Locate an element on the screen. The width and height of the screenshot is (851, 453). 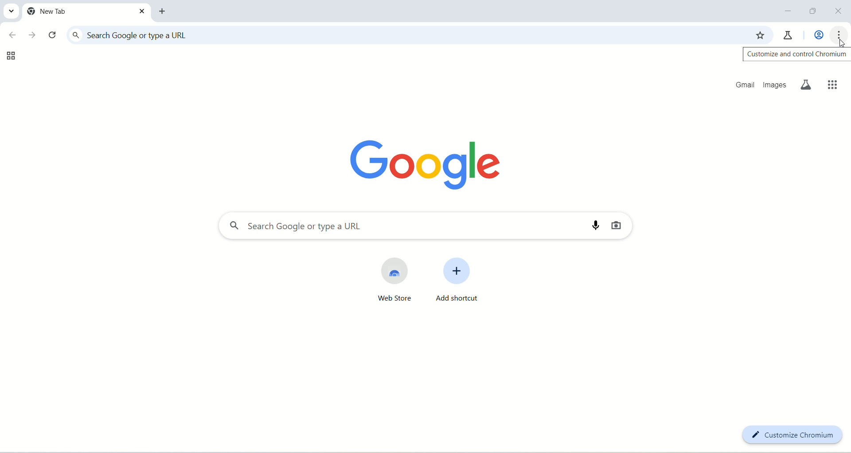
search tabs is located at coordinates (12, 12).